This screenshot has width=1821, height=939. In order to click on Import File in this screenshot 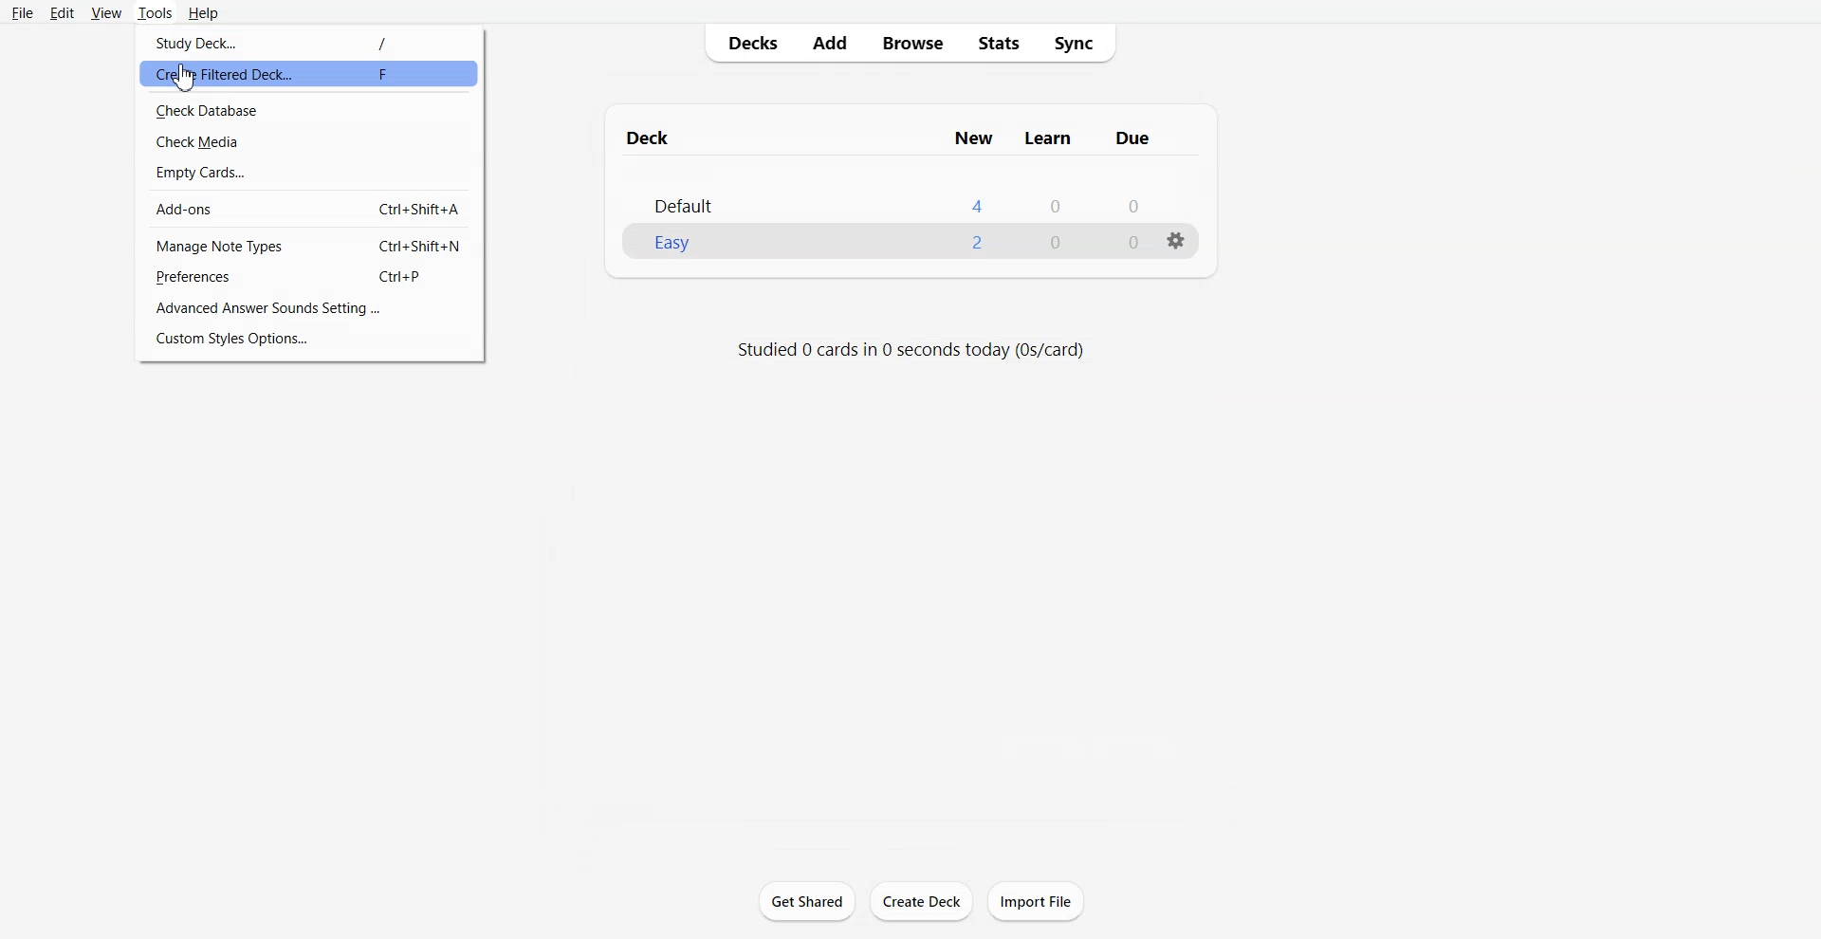, I will do `click(1036, 901)`.